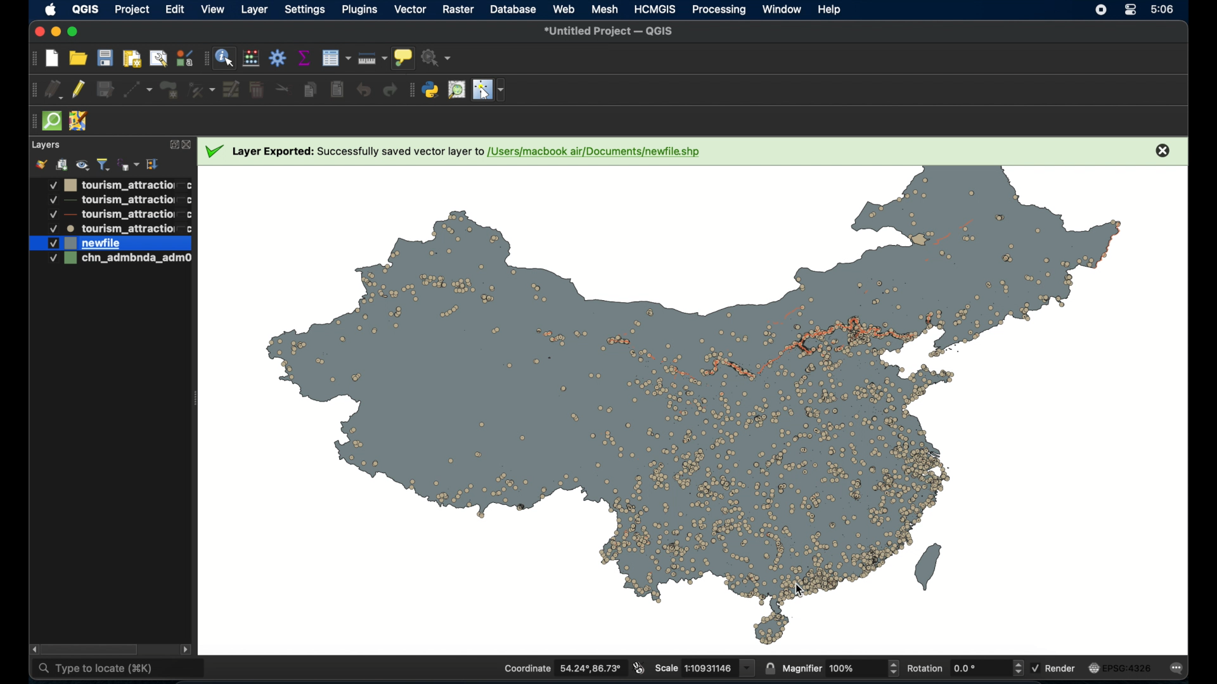  Describe the element at coordinates (564, 8) in the screenshot. I see `web` at that location.